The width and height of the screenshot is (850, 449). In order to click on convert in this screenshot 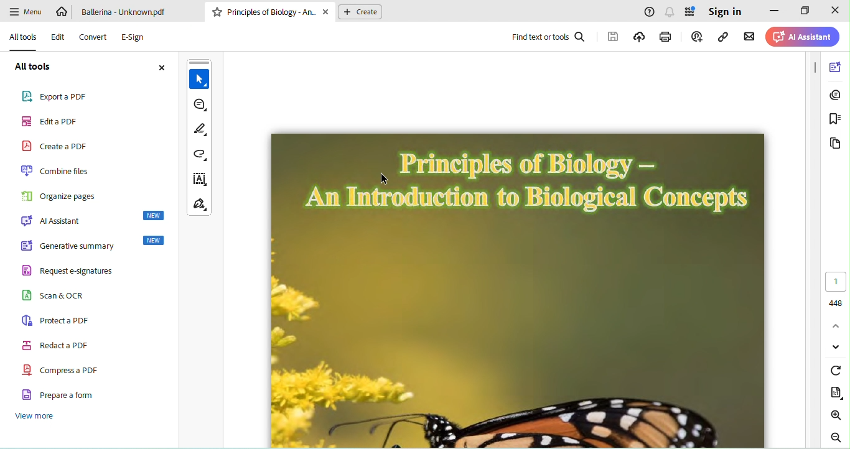, I will do `click(93, 37)`.